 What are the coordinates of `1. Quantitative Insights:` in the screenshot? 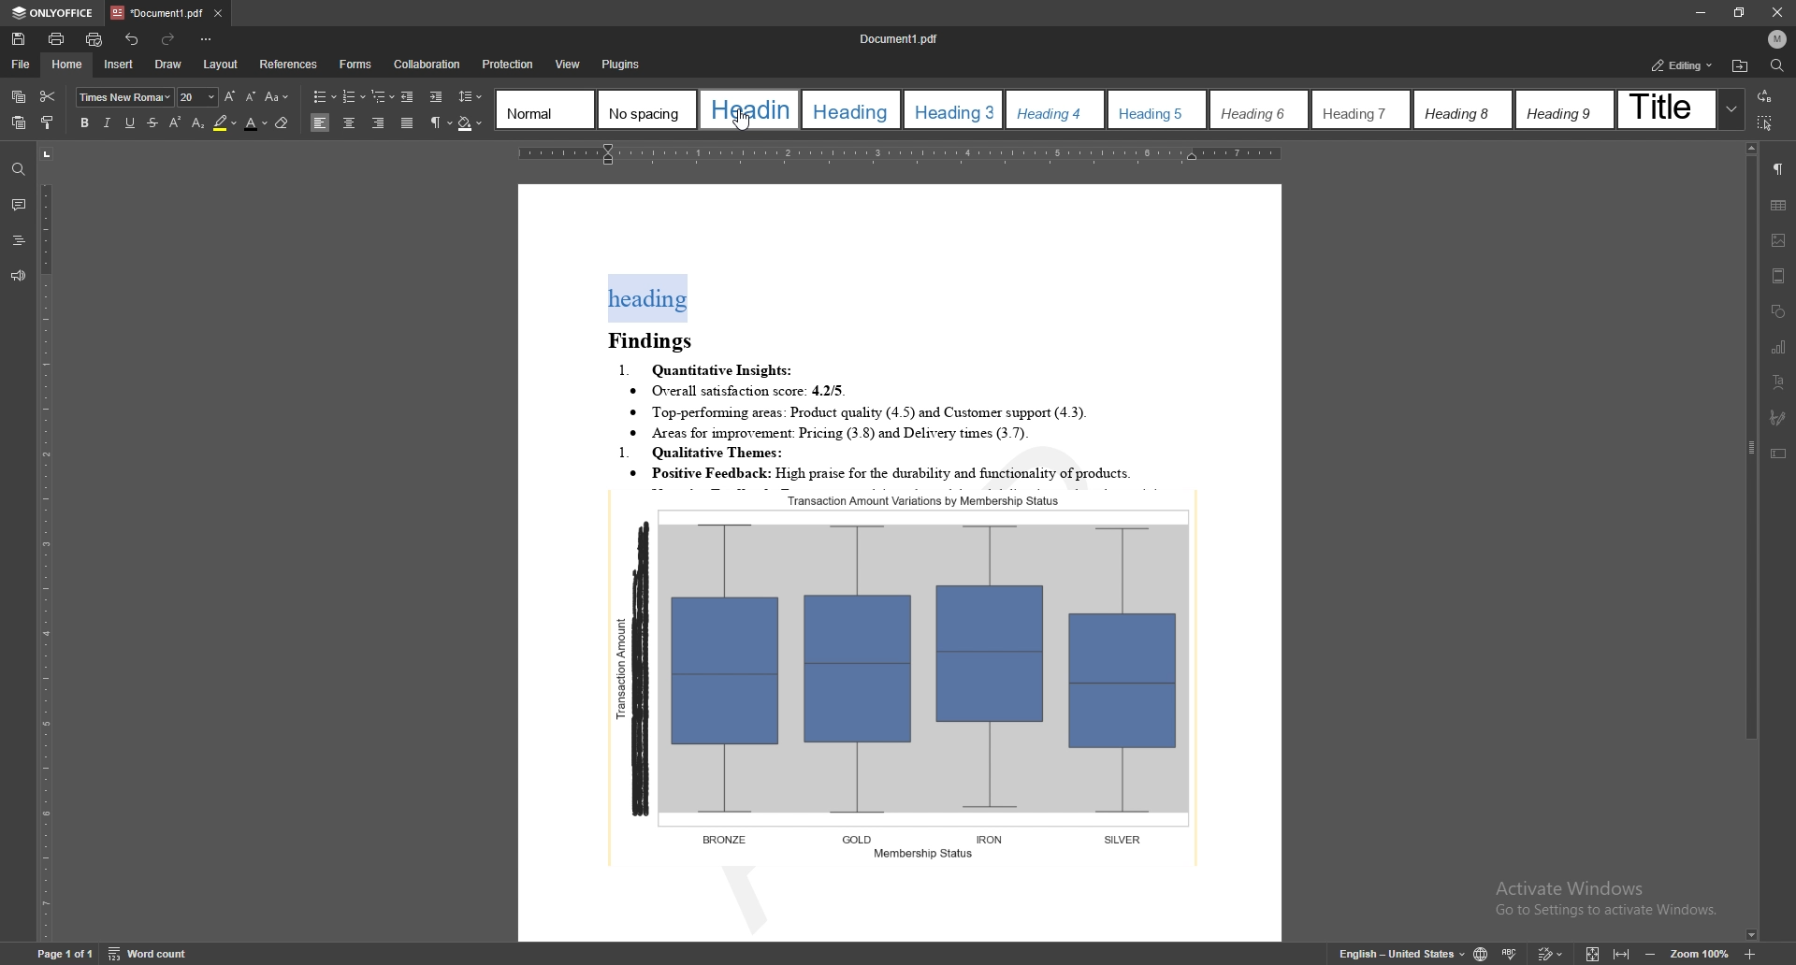 It's located at (709, 367).